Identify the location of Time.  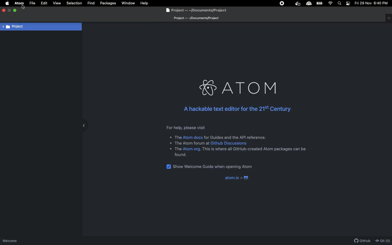
(382, 4).